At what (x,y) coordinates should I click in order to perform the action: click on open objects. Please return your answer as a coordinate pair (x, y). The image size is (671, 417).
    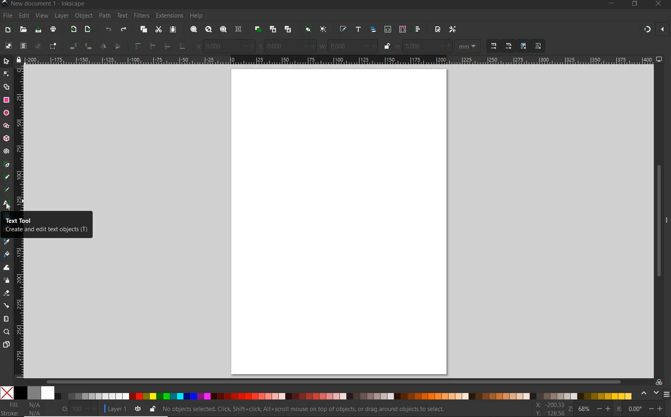
    Looking at the image, I should click on (374, 30).